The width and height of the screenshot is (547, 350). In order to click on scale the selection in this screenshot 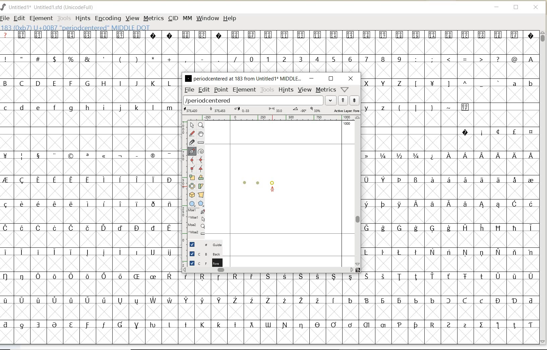, I will do `click(191, 178)`.